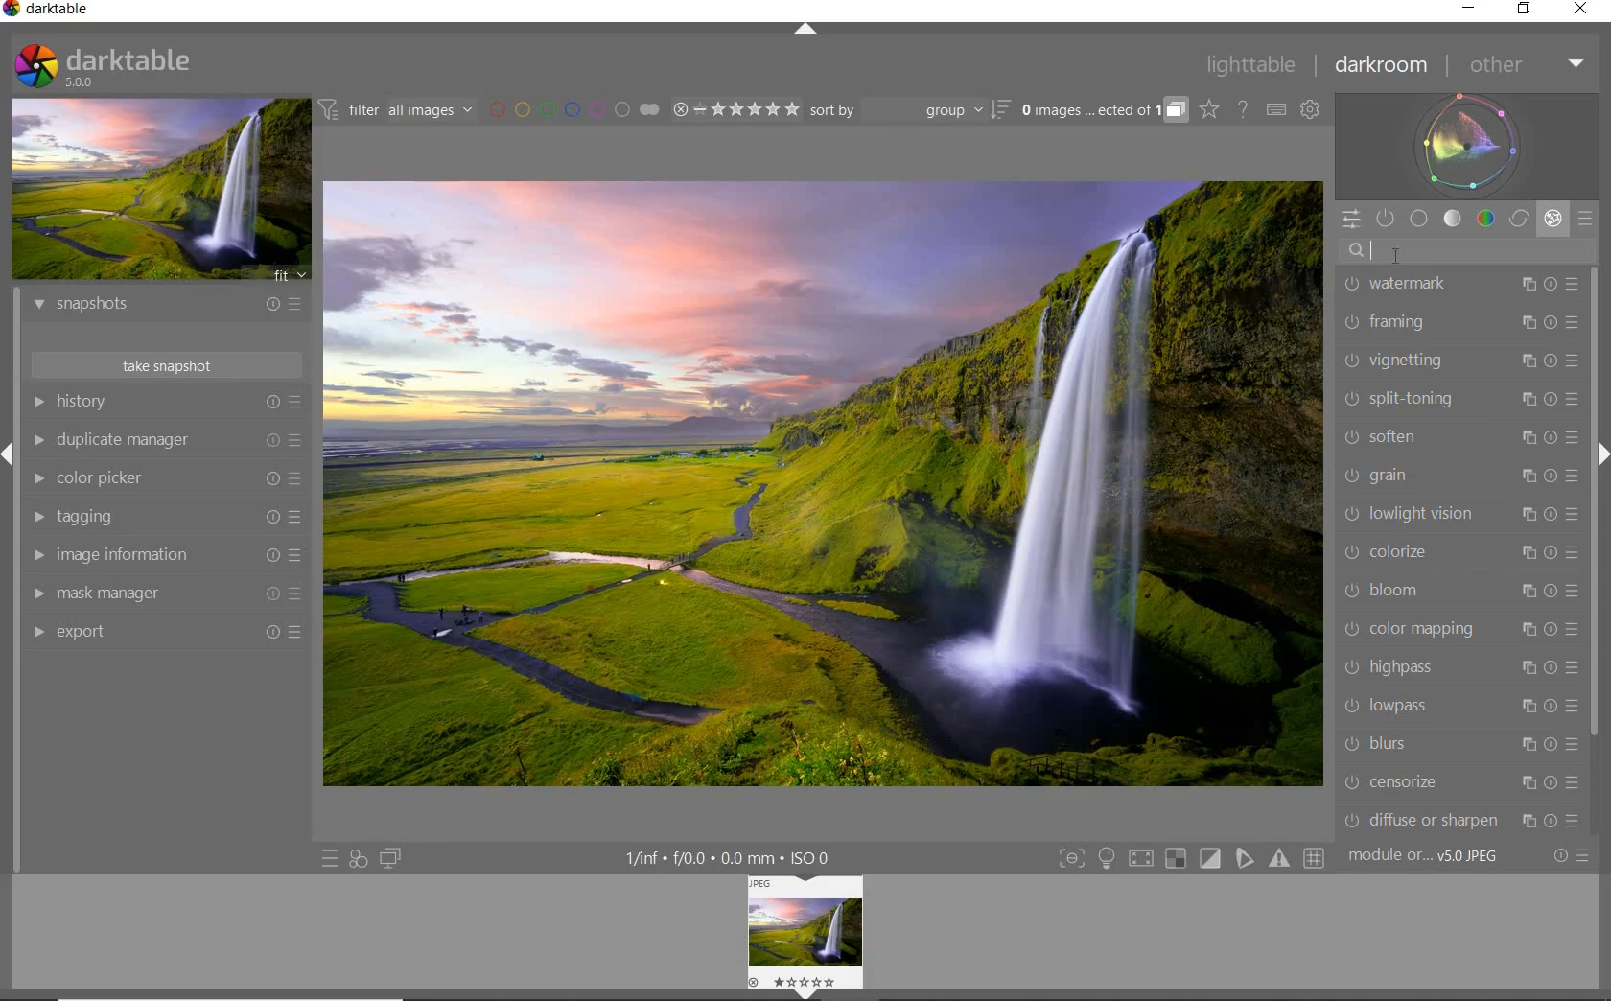  Describe the element at coordinates (166, 517) in the screenshot. I see `tagging` at that location.